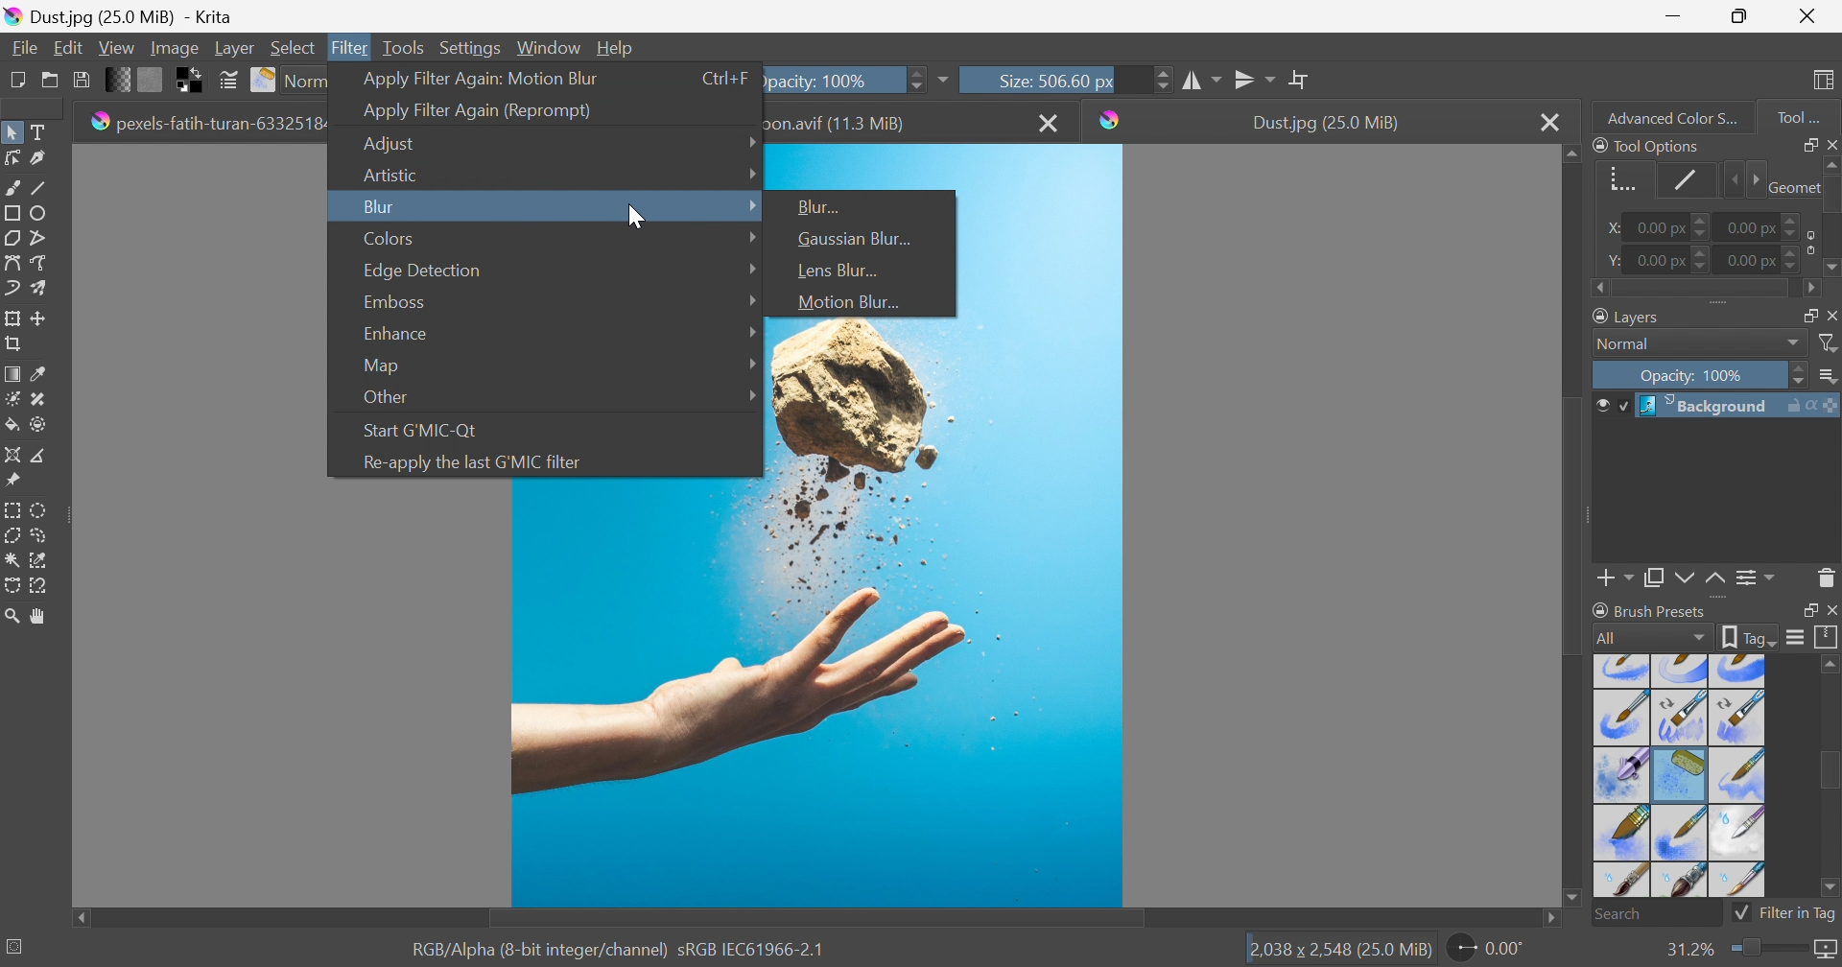  What do you see at coordinates (392, 301) in the screenshot?
I see `Emboss` at bounding box center [392, 301].